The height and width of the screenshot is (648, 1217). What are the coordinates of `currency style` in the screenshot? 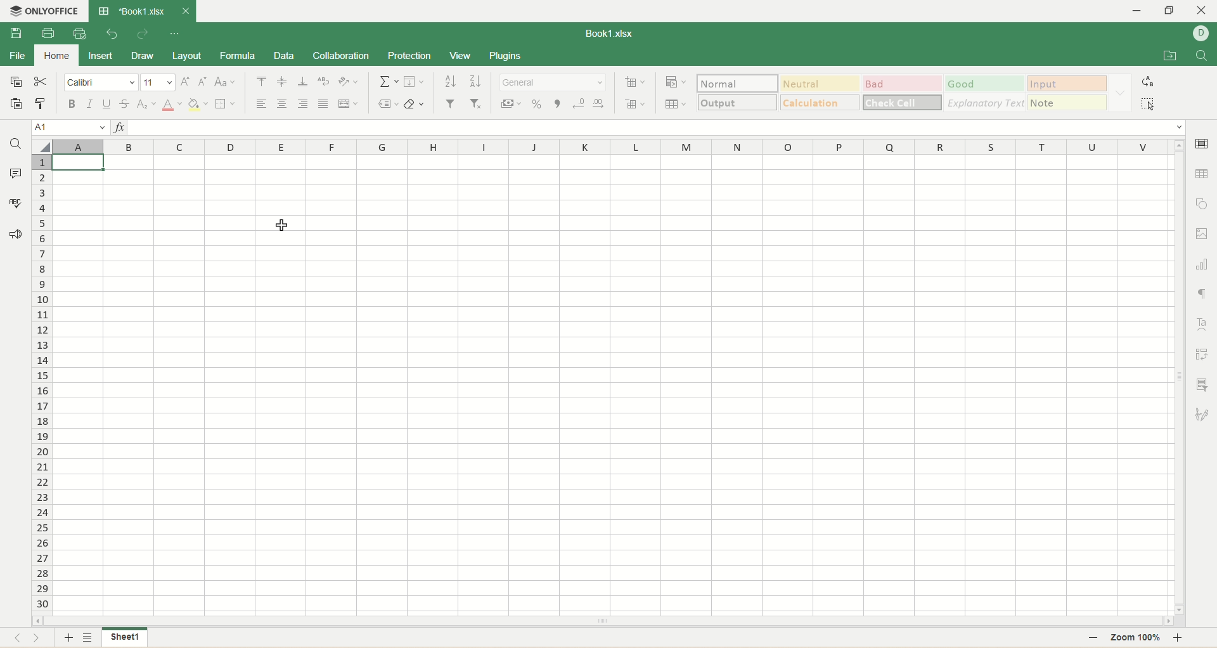 It's located at (513, 105).